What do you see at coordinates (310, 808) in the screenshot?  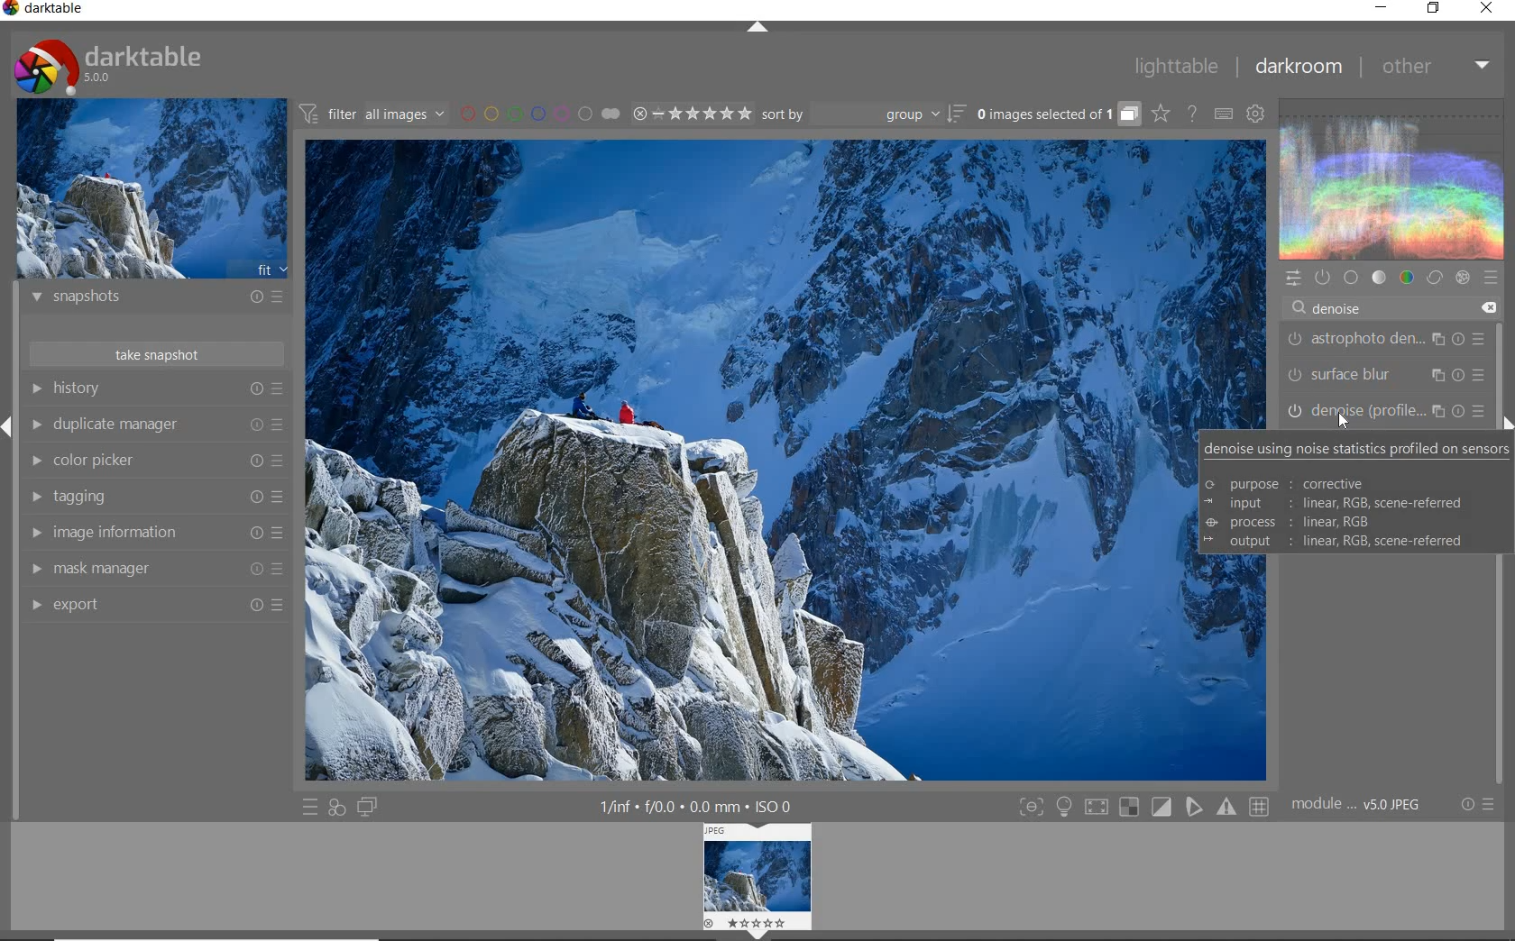 I see `quick access to presets` at bounding box center [310, 808].